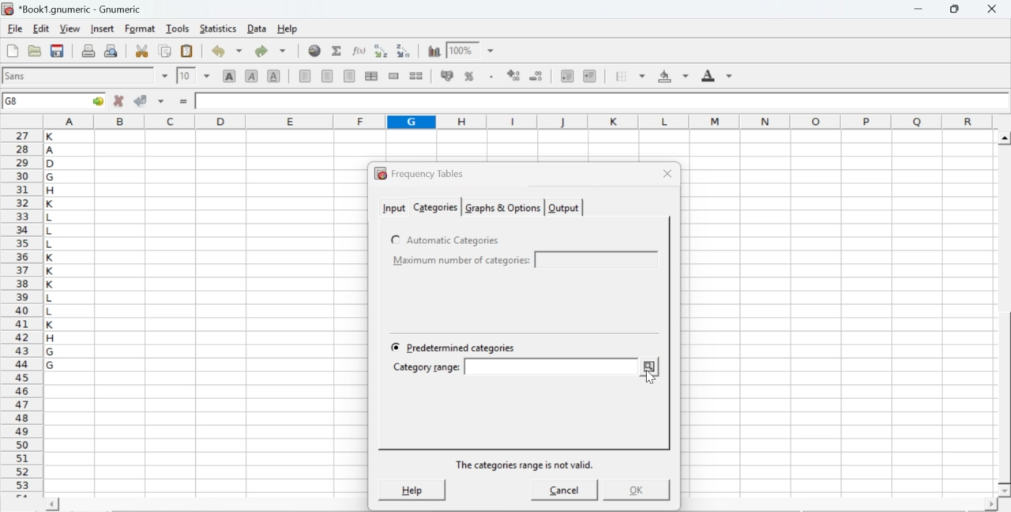  I want to click on accept changes, so click(141, 100).